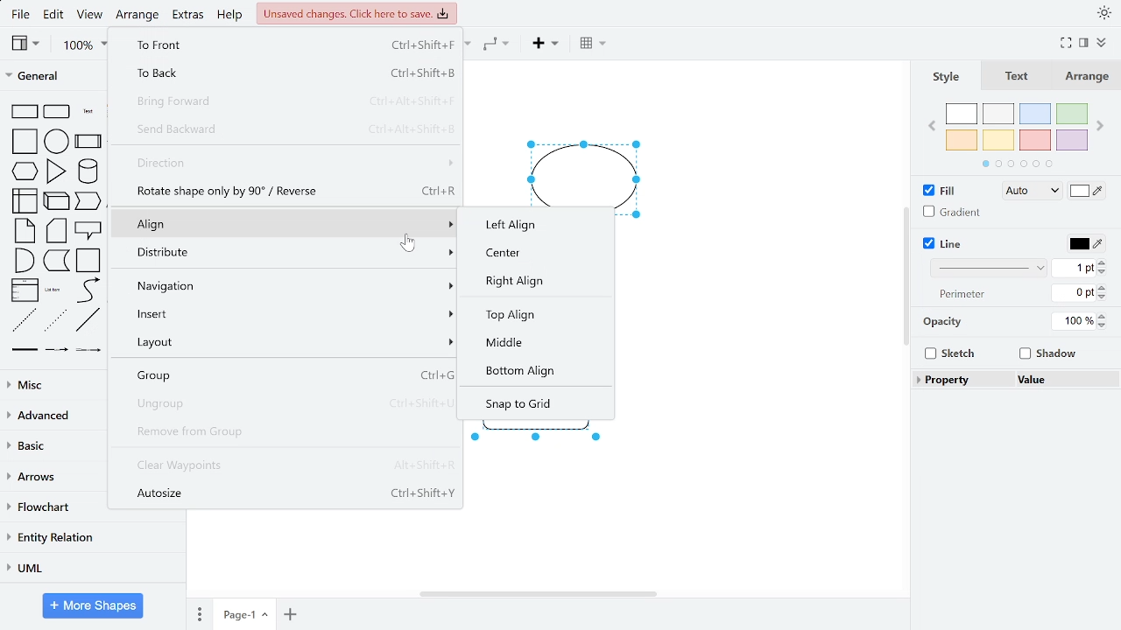  Describe the element at coordinates (1018, 165) in the screenshot. I see `pages in colors` at that location.